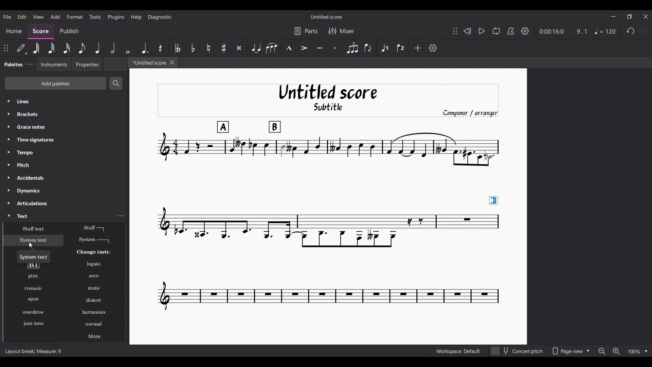  What do you see at coordinates (94, 312) in the screenshot?
I see `Harmonics` at bounding box center [94, 312].